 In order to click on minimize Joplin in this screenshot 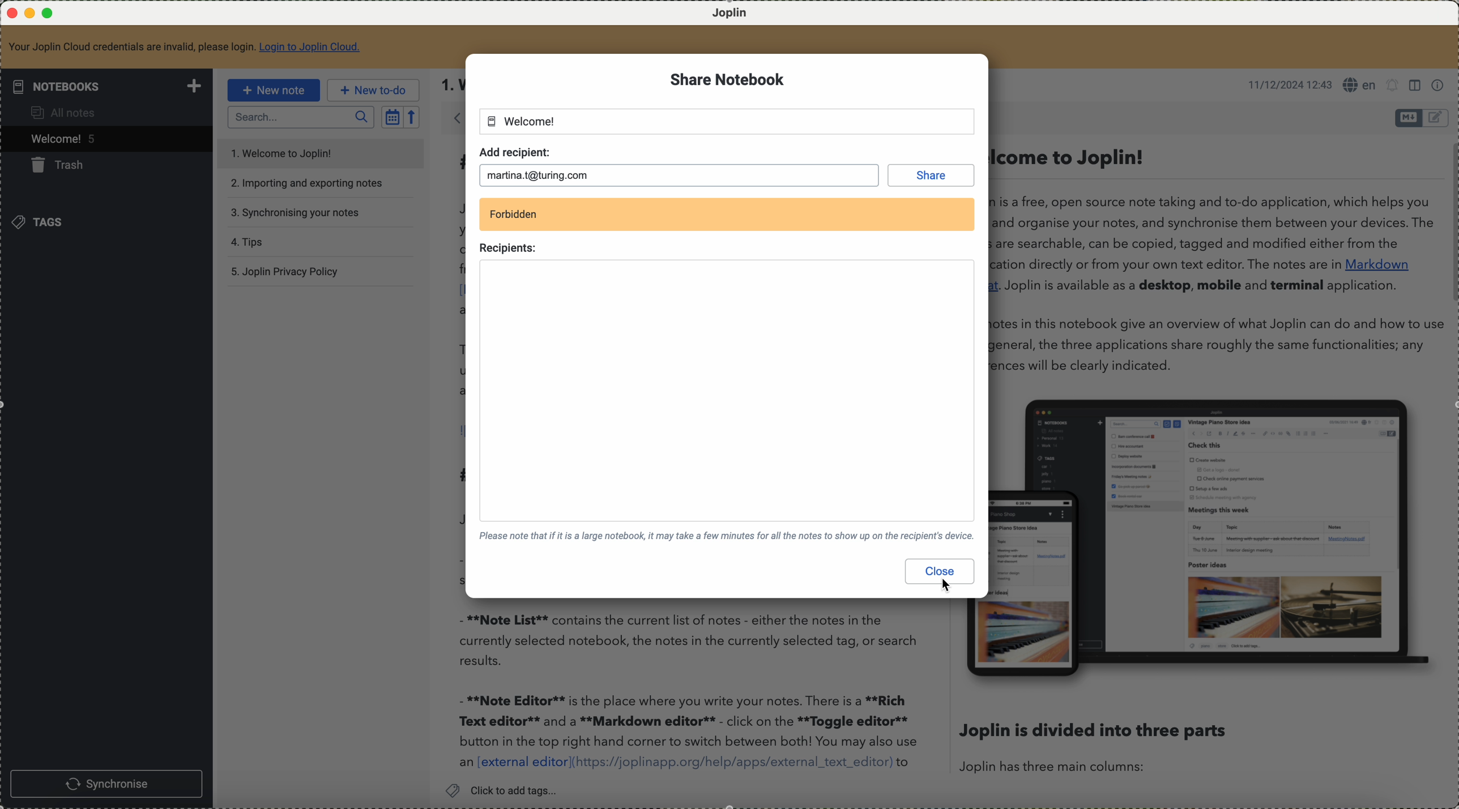, I will do `click(30, 14)`.